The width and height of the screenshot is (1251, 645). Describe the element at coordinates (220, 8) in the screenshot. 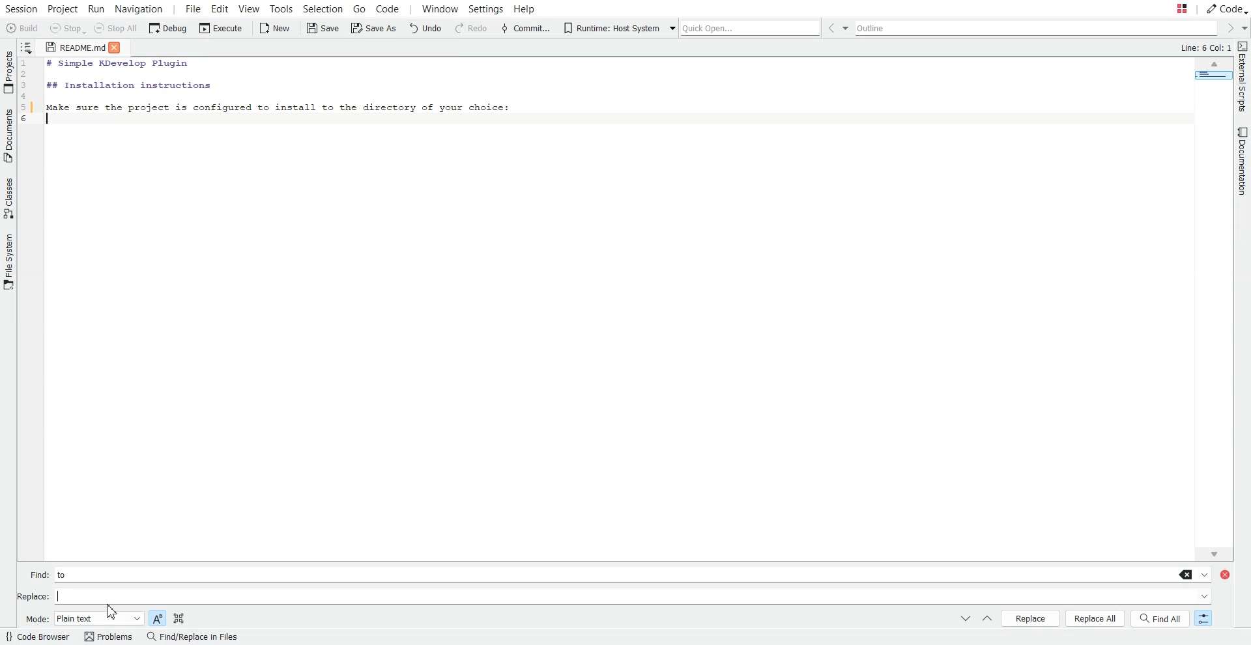

I see `Edit` at that location.